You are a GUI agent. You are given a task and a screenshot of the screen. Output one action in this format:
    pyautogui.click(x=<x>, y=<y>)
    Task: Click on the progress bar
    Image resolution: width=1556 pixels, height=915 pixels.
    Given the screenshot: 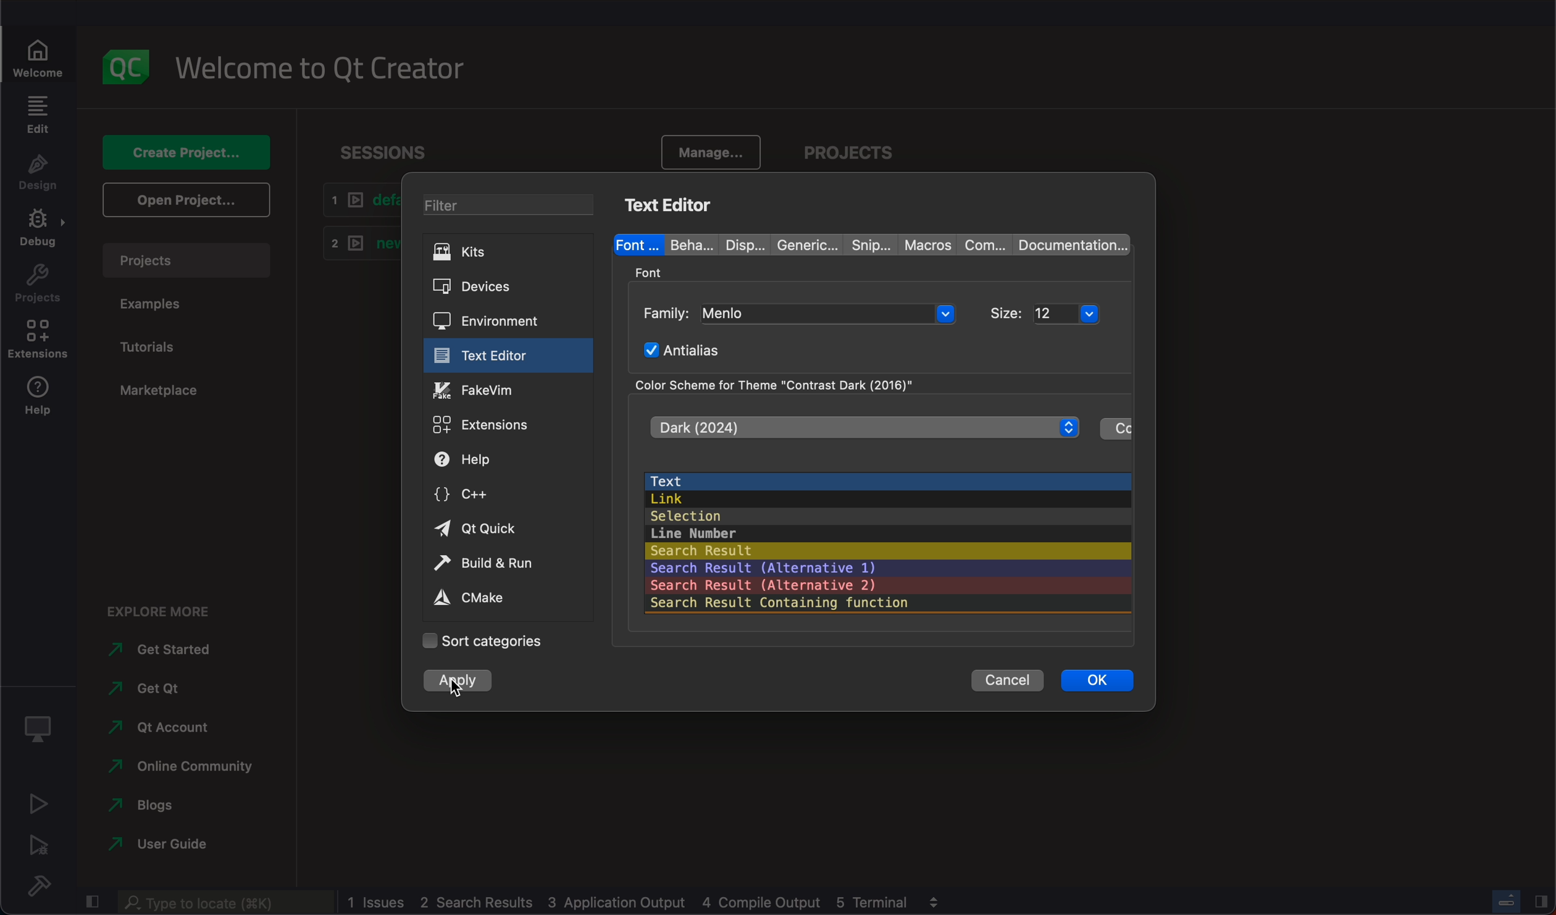 What is the action you would take?
    pyautogui.click(x=1508, y=901)
    